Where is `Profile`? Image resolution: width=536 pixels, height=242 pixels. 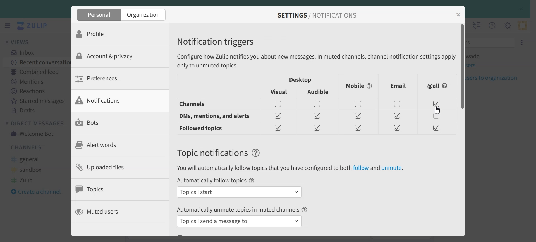 Profile is located at coordinates (114, 34).